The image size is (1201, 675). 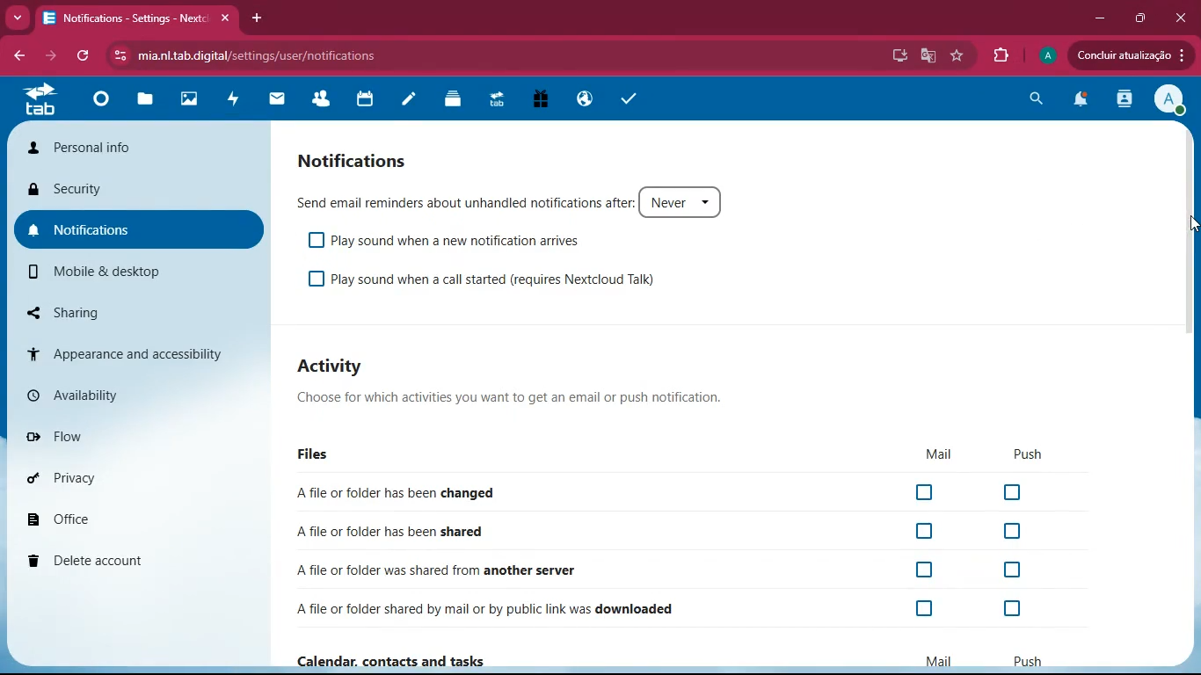 What do you see at coordinates (928, 493) in the screenshot?
I see `Checkbox` at bounding box center [928, 493].